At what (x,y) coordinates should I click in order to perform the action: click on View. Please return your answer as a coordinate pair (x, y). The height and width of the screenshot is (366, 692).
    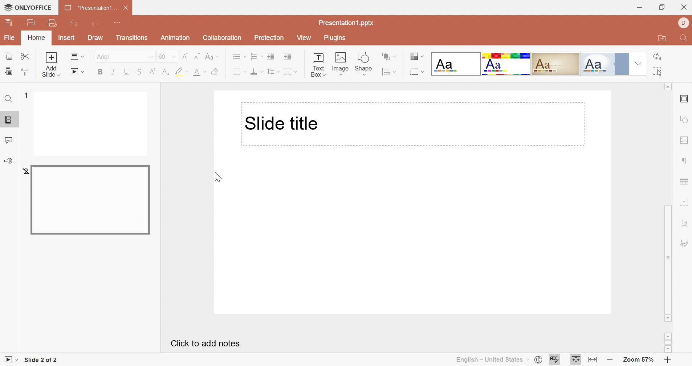
    Looking at the image, I should click on (304, 38).